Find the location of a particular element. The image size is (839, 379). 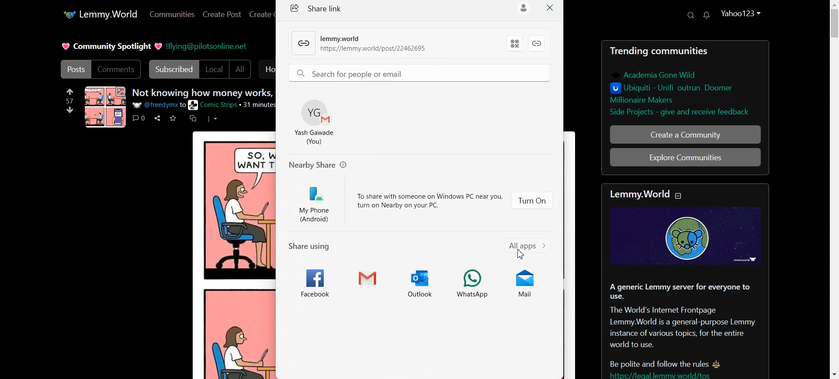

info is located at coordinates (205, 105).